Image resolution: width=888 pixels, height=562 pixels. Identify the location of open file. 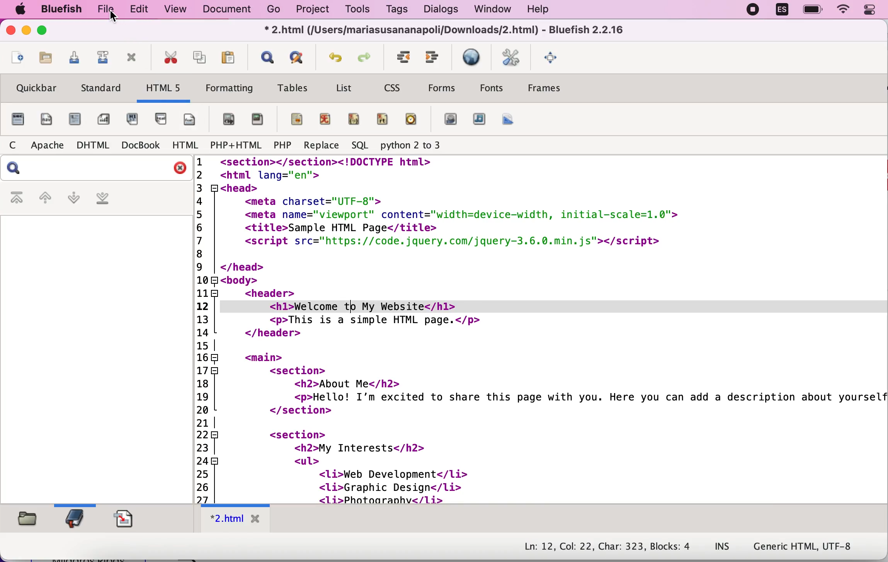
(44, 61).